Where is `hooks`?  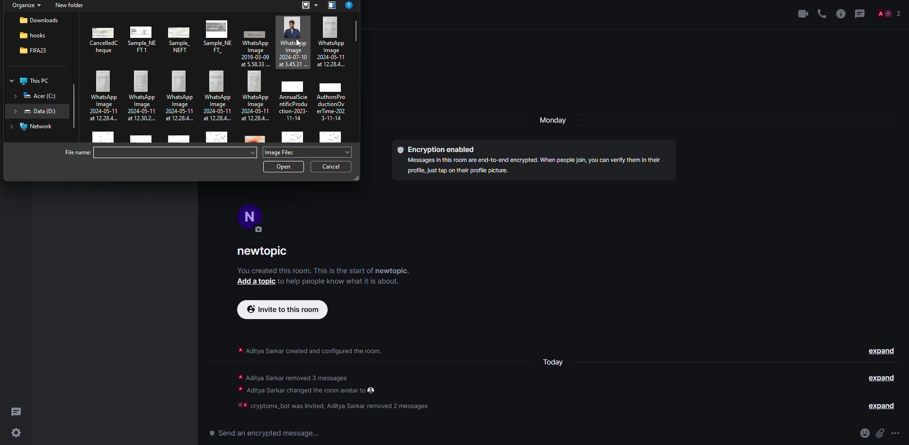
hooks is located at coordinates (33, 35).